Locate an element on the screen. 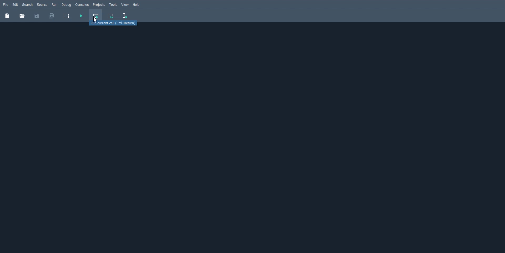 This screenshot has width=505, height=253. Run Current cell and go to next cell is located at coordinates (111, 16).